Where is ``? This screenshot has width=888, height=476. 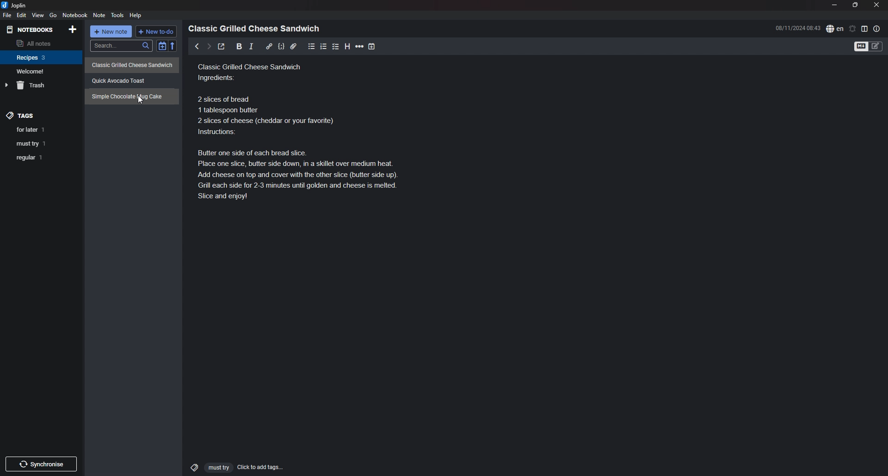  is located at coordinates (41, 462).